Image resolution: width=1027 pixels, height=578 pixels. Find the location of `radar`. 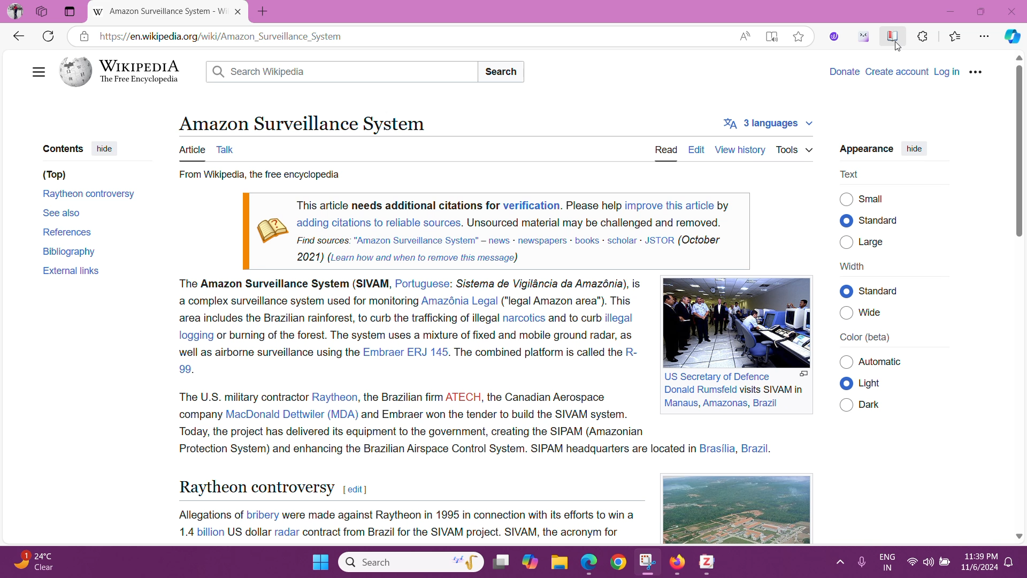

radar is located at coordinates (287, 531).